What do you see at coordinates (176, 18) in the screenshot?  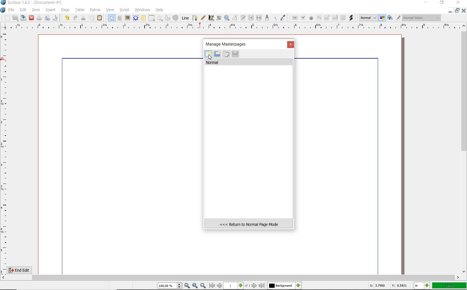 I see `spiral` at bounding box center [176, 18].